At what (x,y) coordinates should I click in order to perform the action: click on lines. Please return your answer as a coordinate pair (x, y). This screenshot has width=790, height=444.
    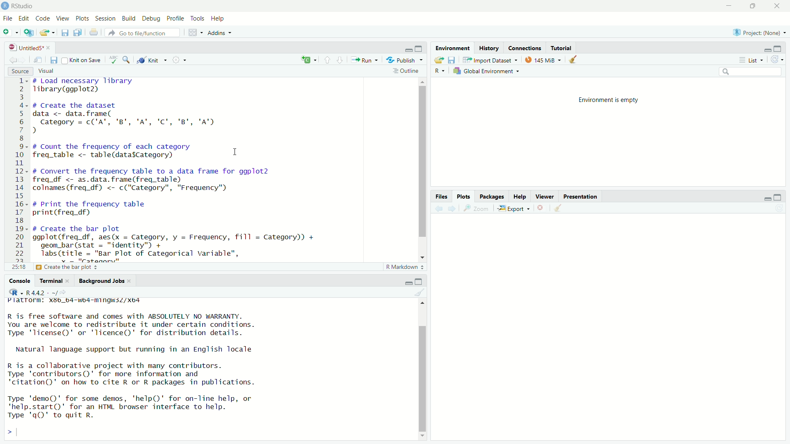
    Looking at the image, I should click on (19, 174).